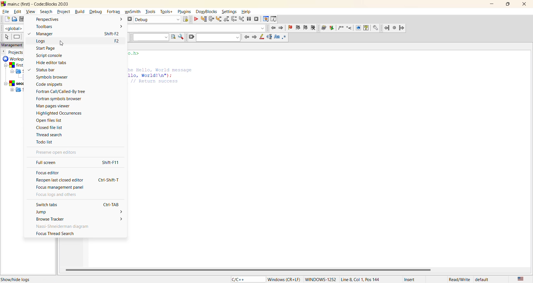  What do you see at coordinates (59, 99) in the screenshot?
I see `fortran symbols browser` at bounding box center [59, 99].